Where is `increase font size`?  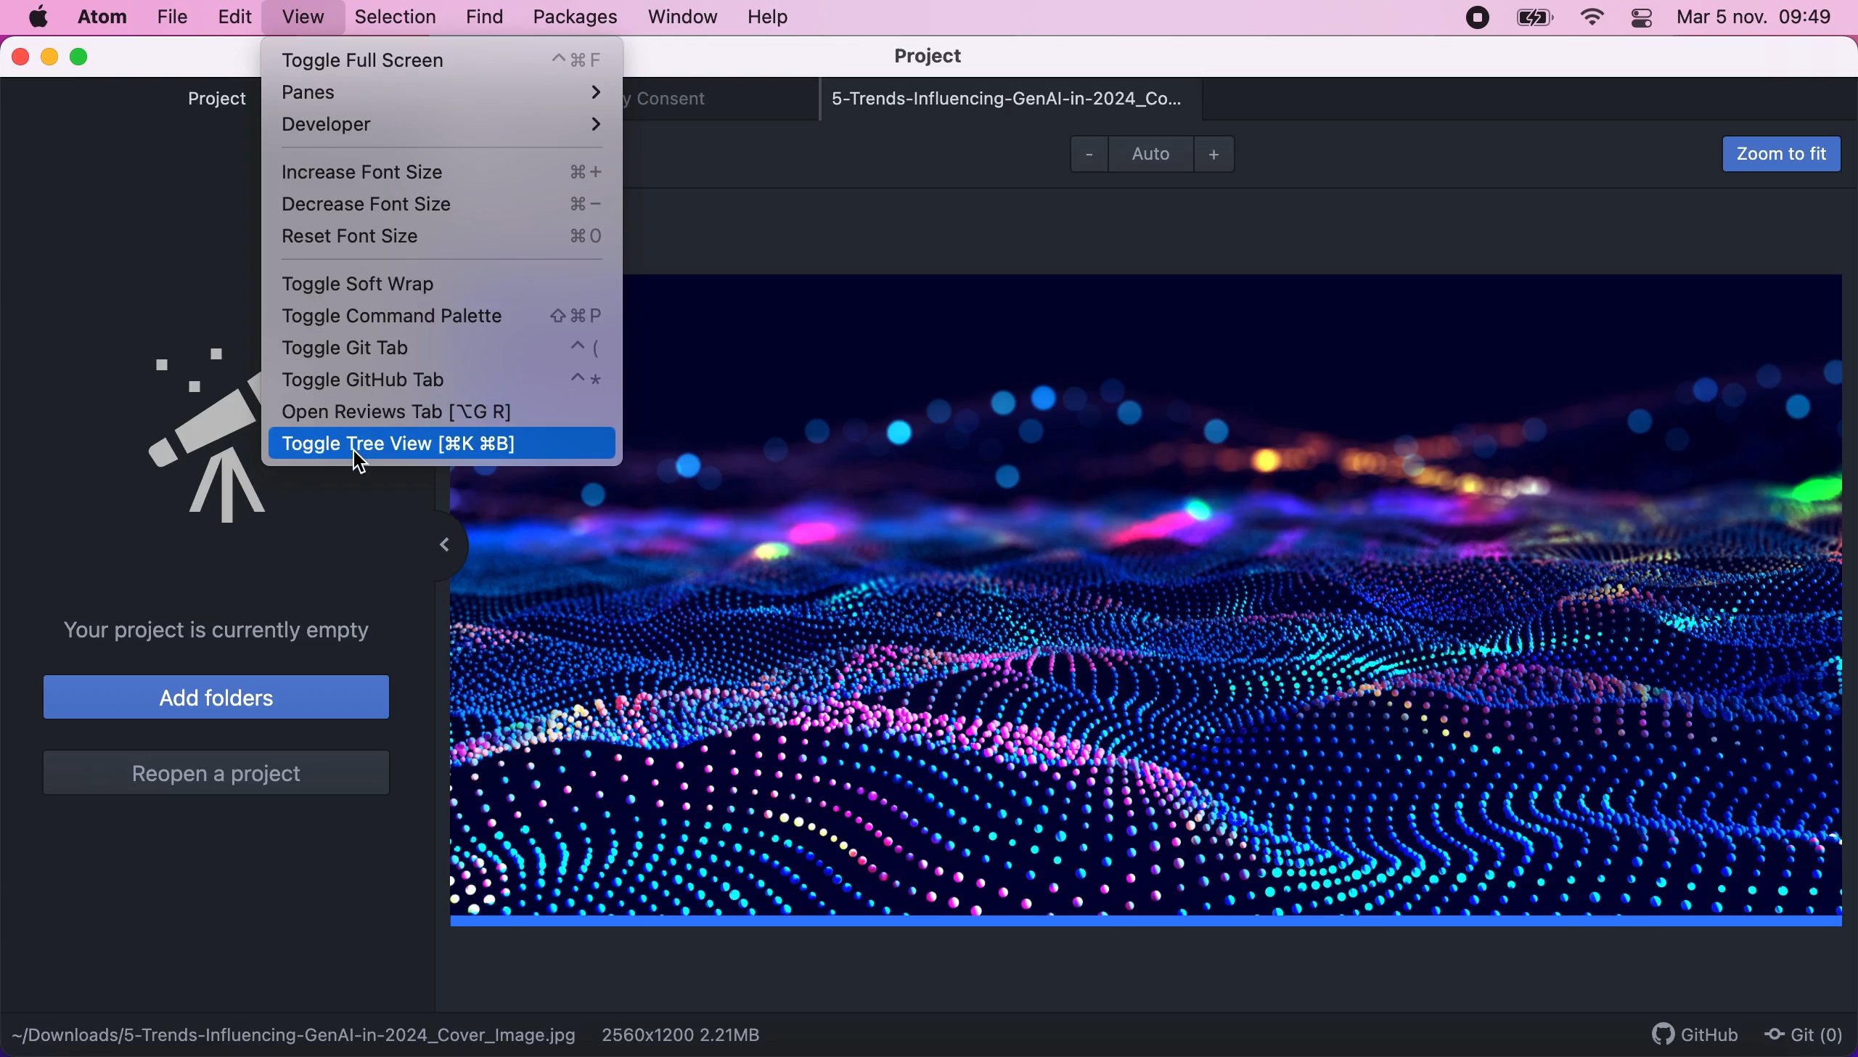
increase font size is located at coordinates (446, 171).